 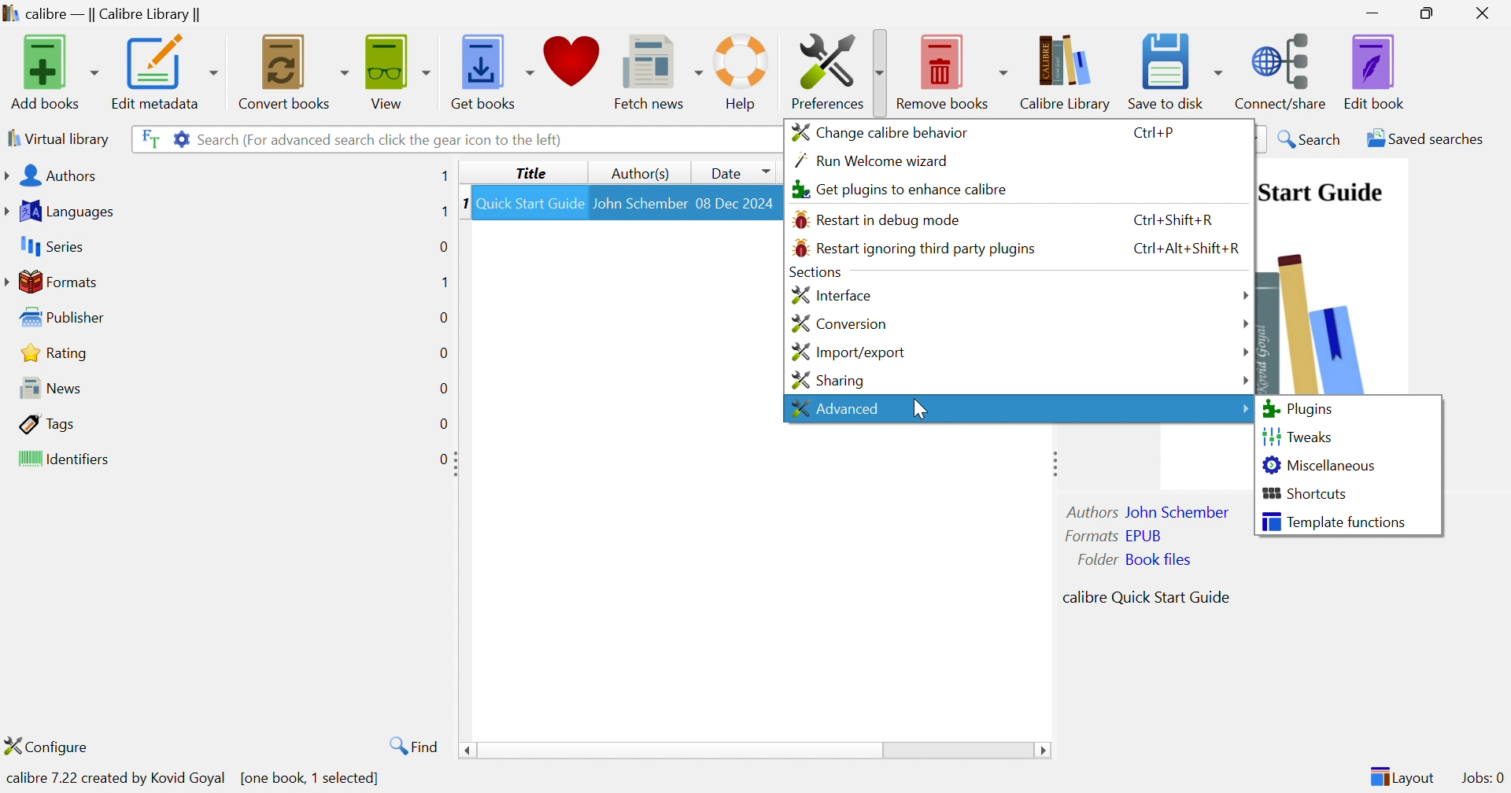 What do you see at coordinates (872, 161) in the screenshot?
I see `Run welcome wizard` at bounding box center [872, 161].